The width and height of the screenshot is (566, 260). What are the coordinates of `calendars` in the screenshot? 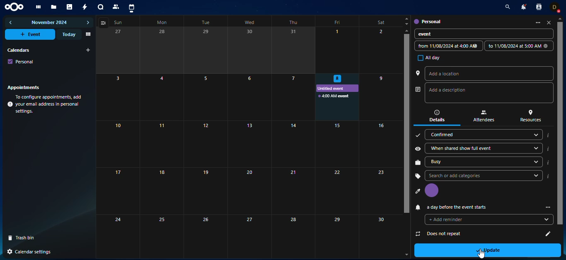 It's located at (18, 50).